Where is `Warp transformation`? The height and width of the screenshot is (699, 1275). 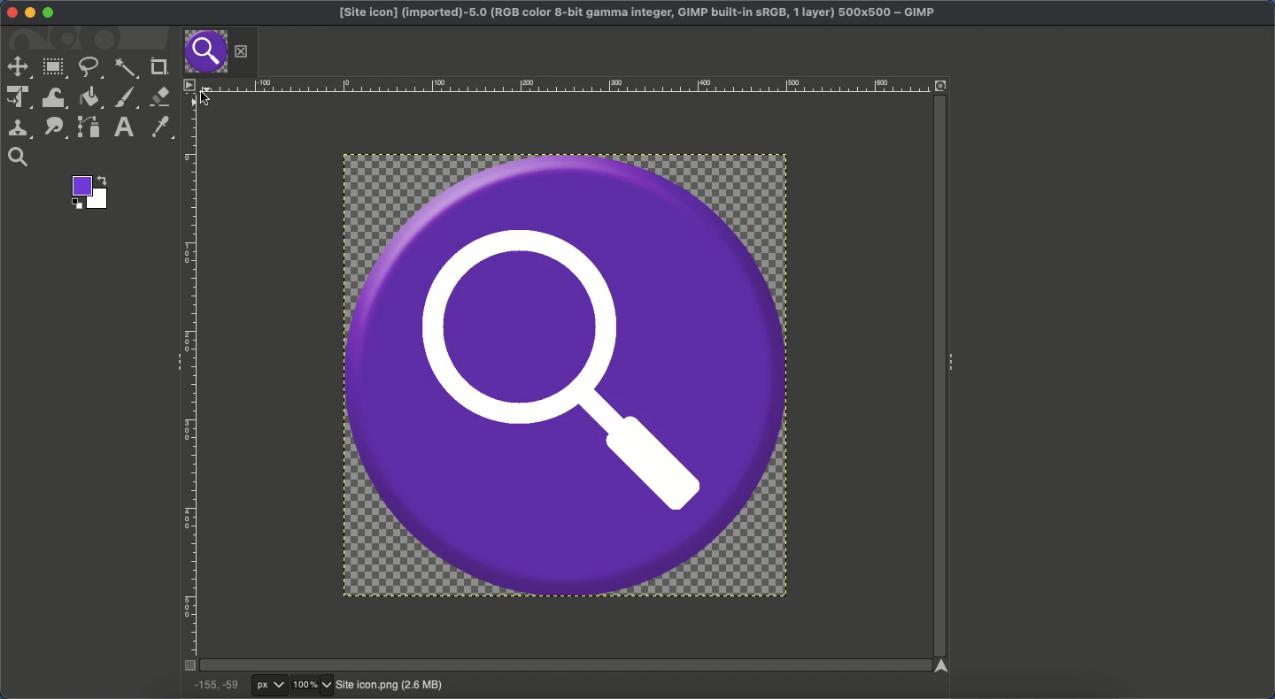 Warp transformation is located at coordinates (55, 97).